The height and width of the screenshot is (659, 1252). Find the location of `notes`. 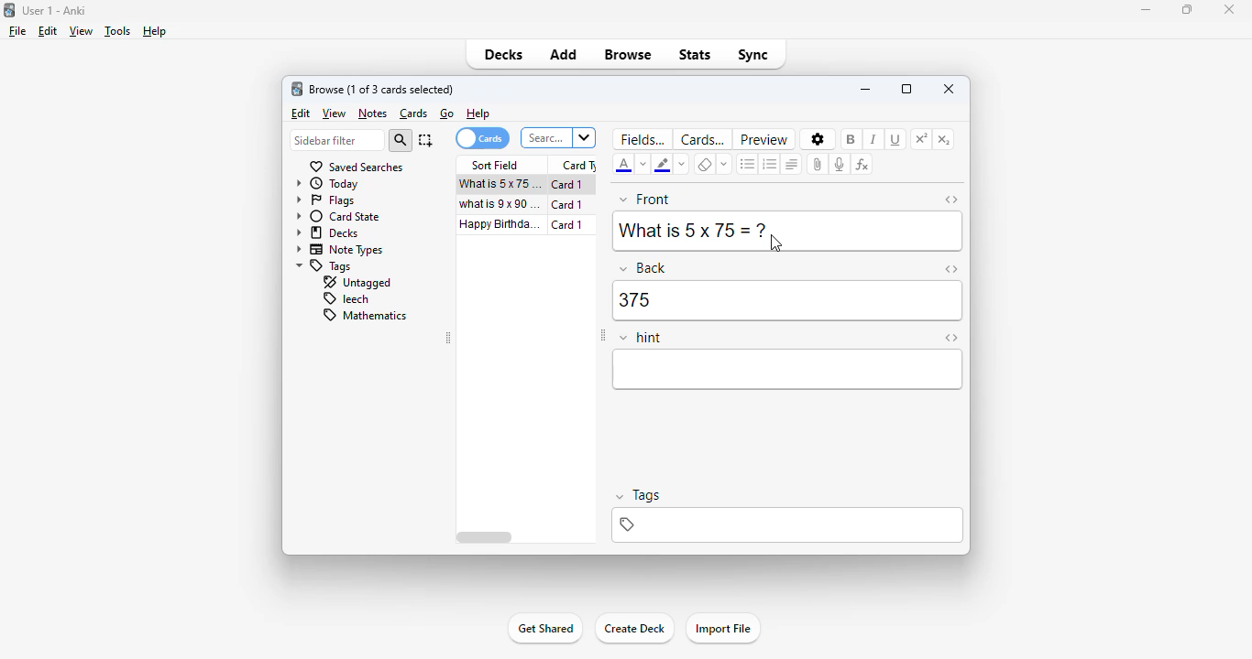

notes is located at coordinates (372, 113).